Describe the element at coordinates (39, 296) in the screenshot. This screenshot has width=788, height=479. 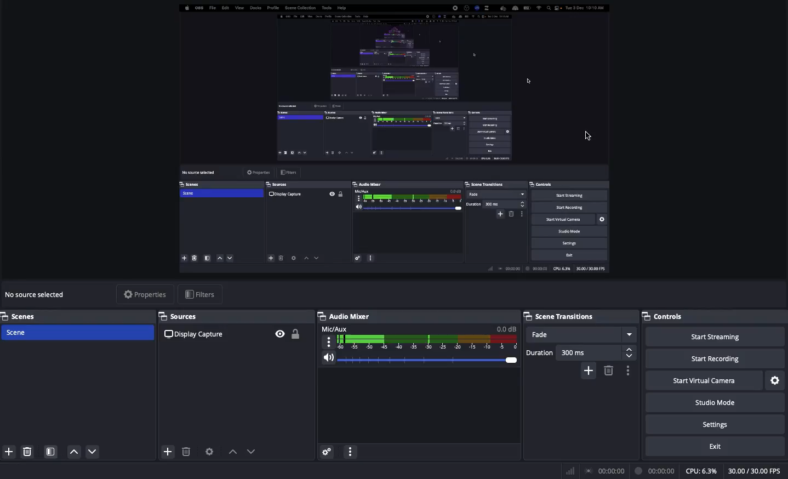
I see `Display capture` at that location.